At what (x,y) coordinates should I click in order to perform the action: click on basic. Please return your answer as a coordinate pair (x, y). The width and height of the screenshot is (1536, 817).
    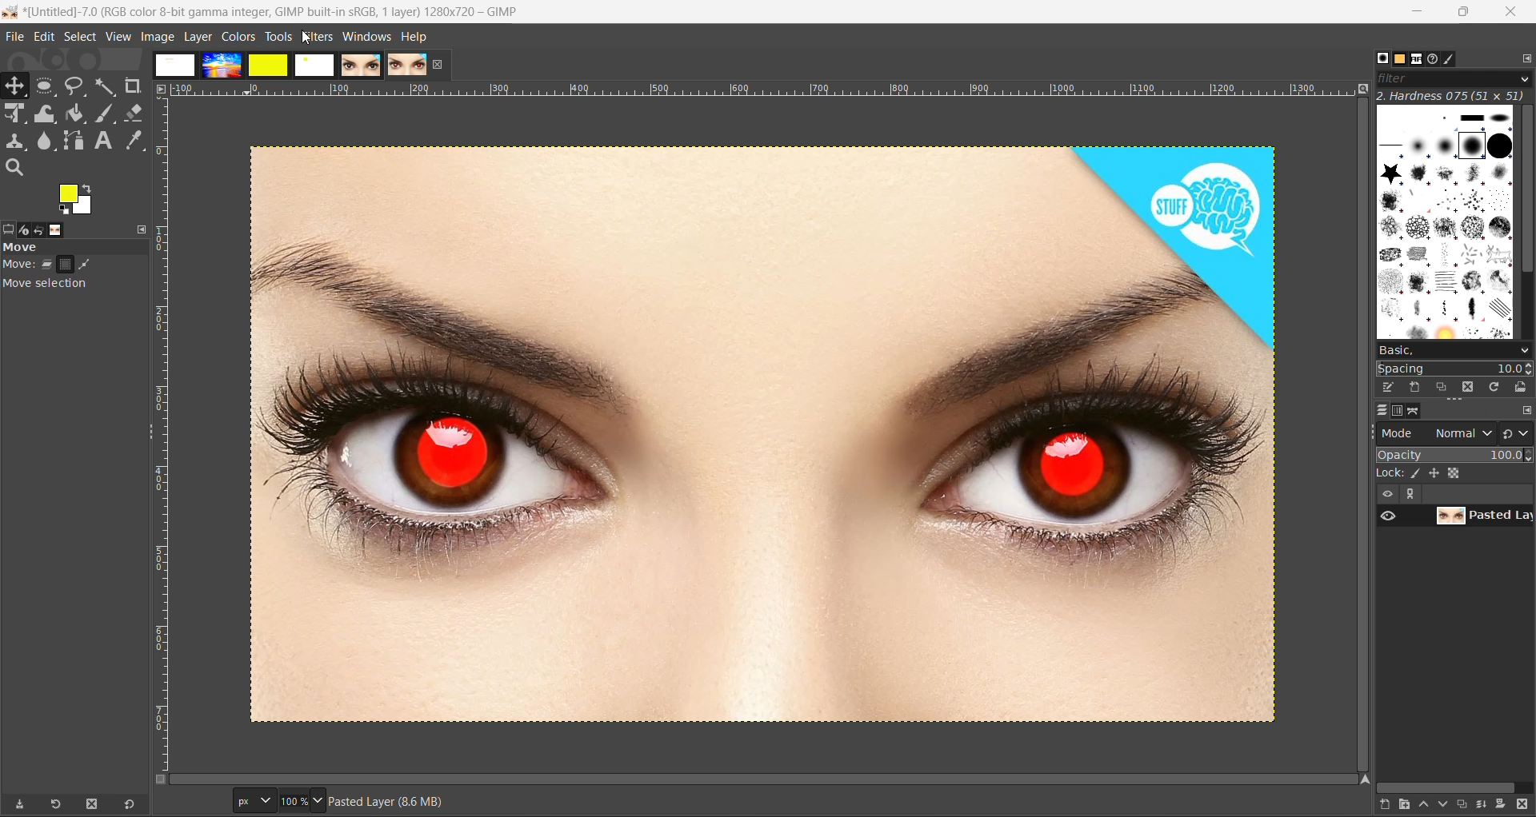
    Looking at the image, I should click on (1456, 352).